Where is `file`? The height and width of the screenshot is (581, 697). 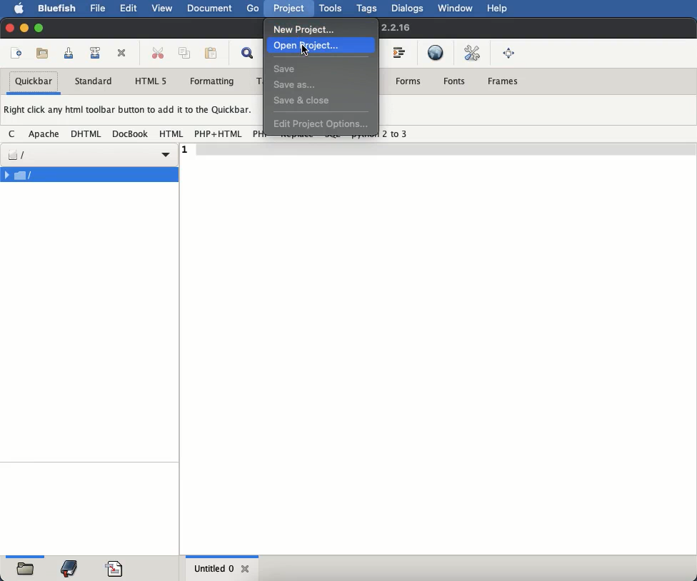 file is located at coordinates (88, 156).